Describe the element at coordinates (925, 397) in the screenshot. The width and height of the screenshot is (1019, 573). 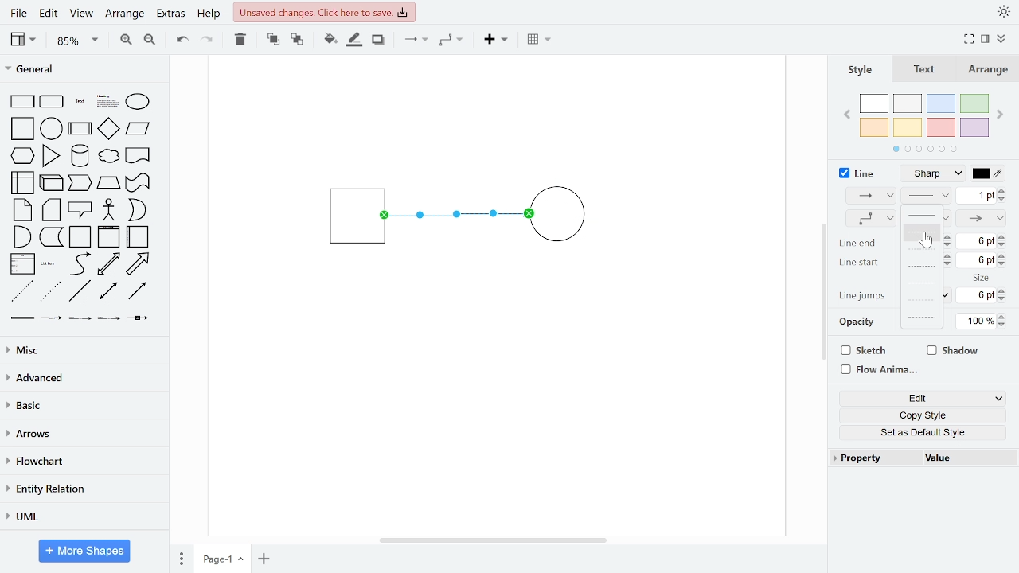
I see `edit` at that location.